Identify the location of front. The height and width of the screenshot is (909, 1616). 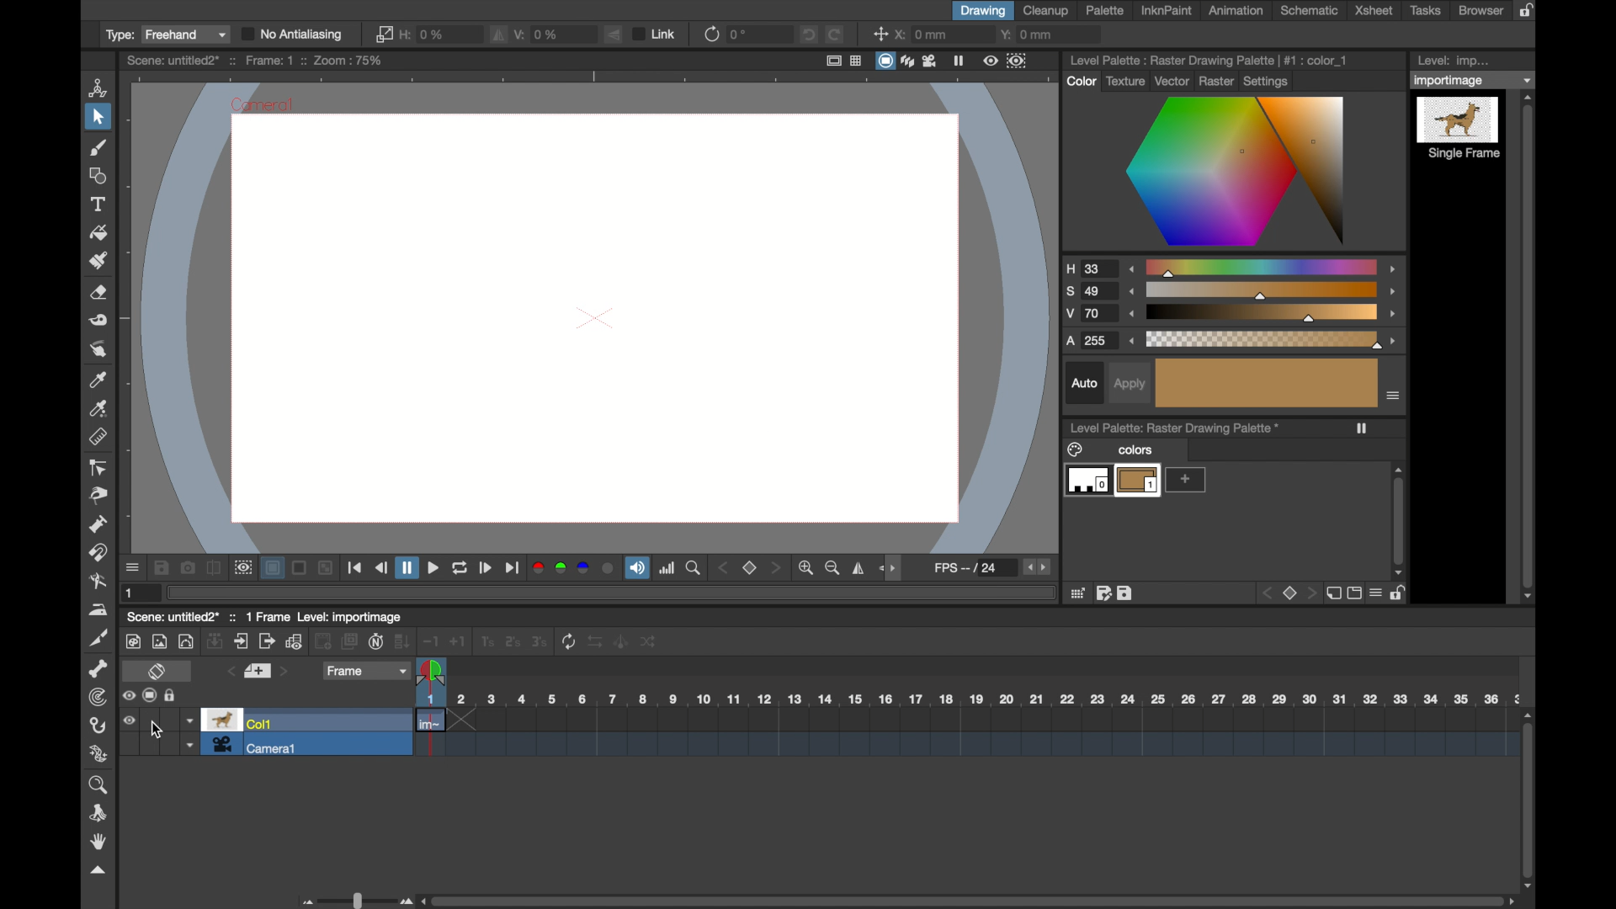
(1310, 593).